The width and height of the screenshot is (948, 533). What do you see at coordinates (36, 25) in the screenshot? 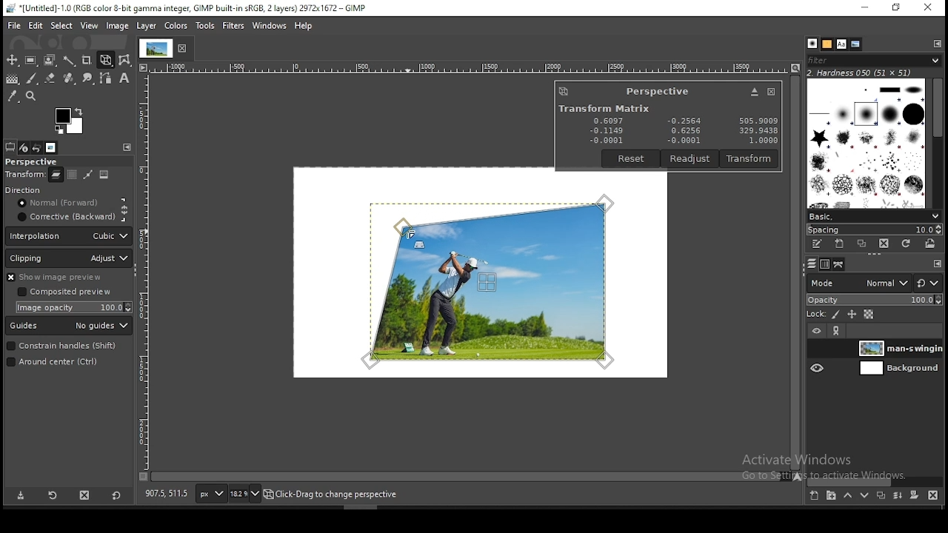
I see `edit` at bounding box center [36, 25].